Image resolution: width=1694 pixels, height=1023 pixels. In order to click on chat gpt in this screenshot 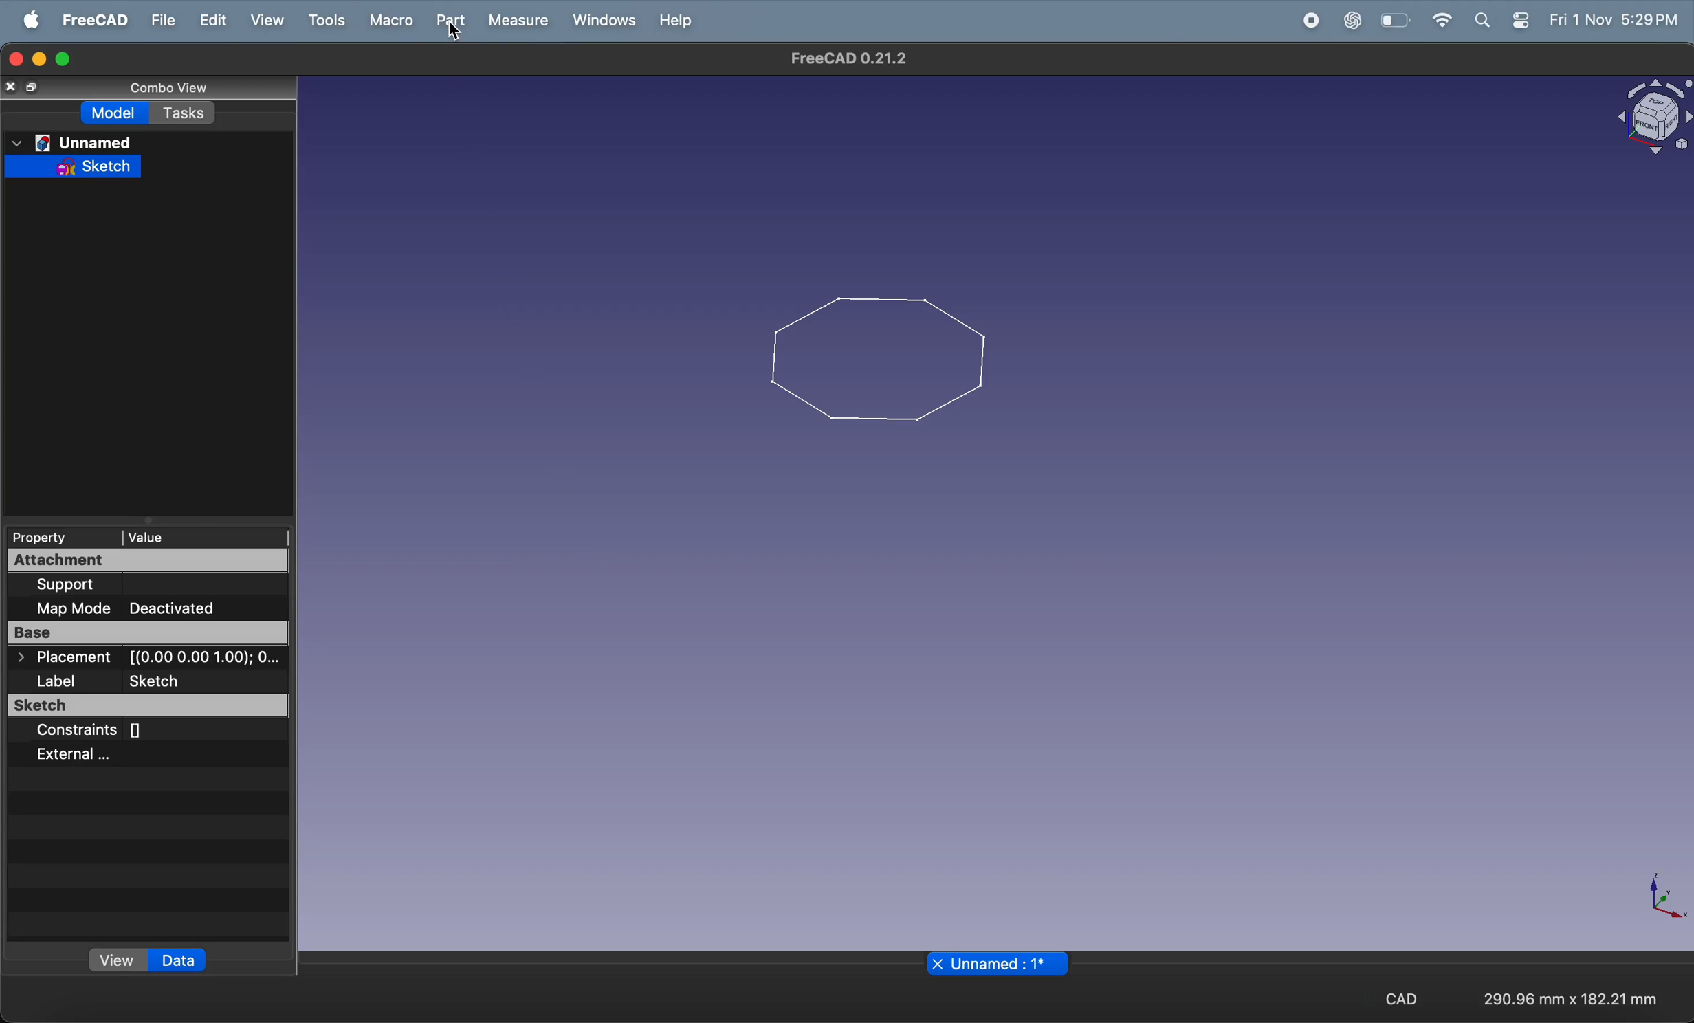, I will do `click(1350, 21)`.